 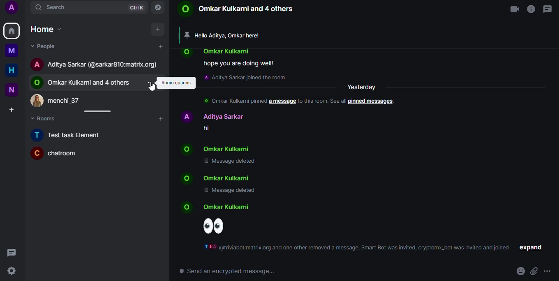 I want to click on info, so click(x=321, y=101).